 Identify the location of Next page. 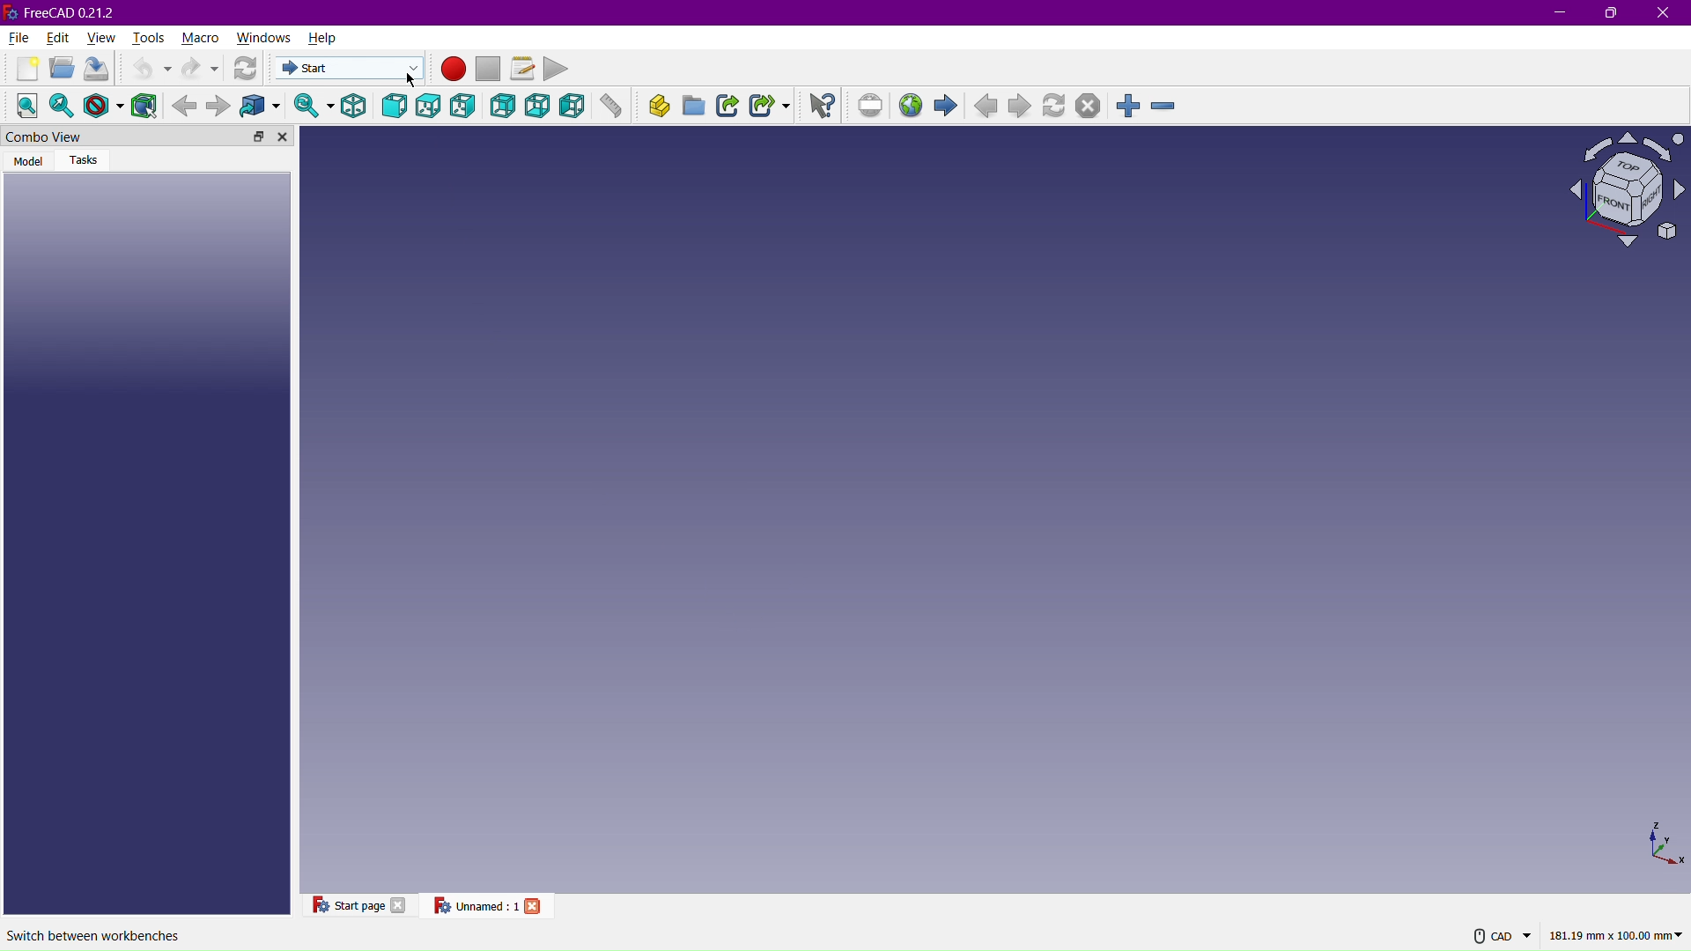
(1023, 107).